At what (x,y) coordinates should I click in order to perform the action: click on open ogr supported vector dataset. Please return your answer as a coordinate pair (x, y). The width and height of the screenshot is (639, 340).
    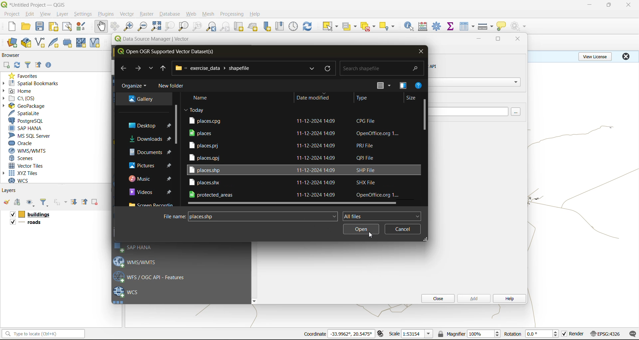
    Looking at the image, I should click on (170, 52).